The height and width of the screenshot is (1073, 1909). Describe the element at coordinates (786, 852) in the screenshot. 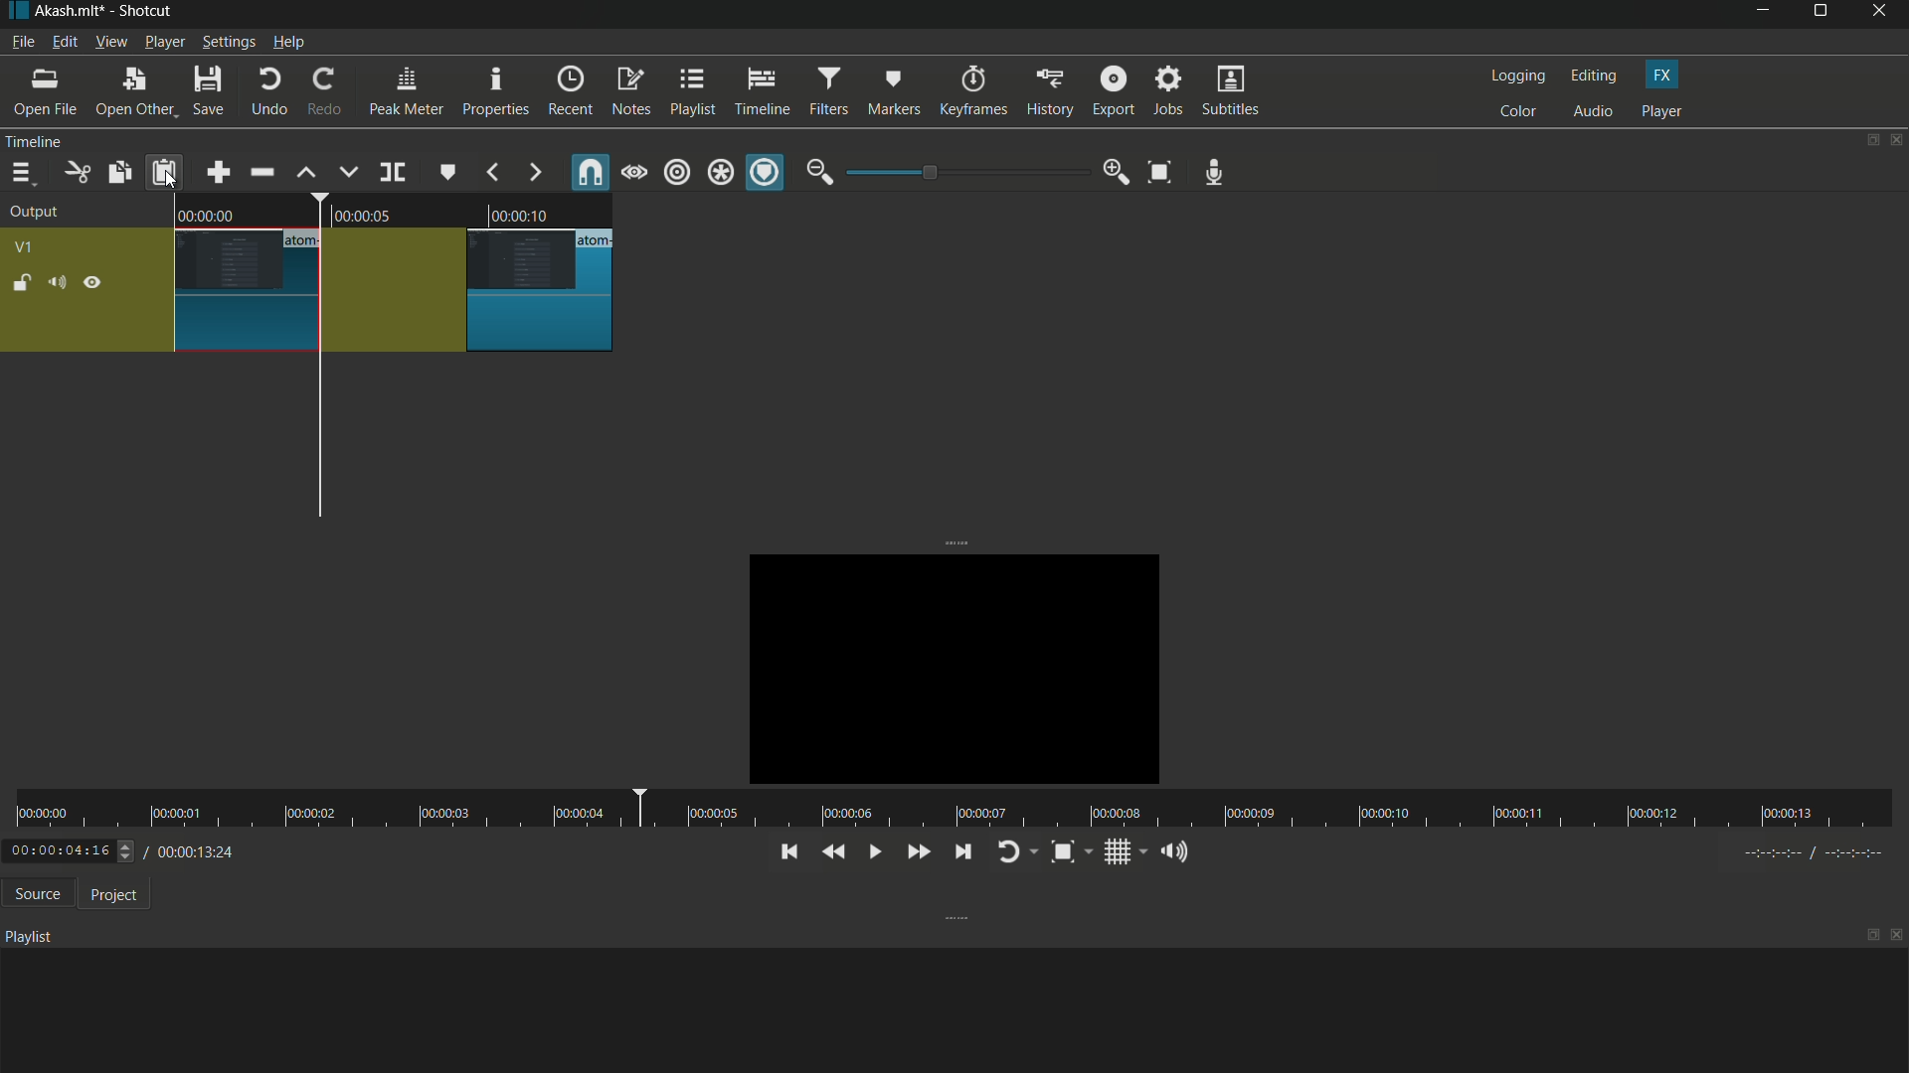

I see `skip to the previous point` at that location.